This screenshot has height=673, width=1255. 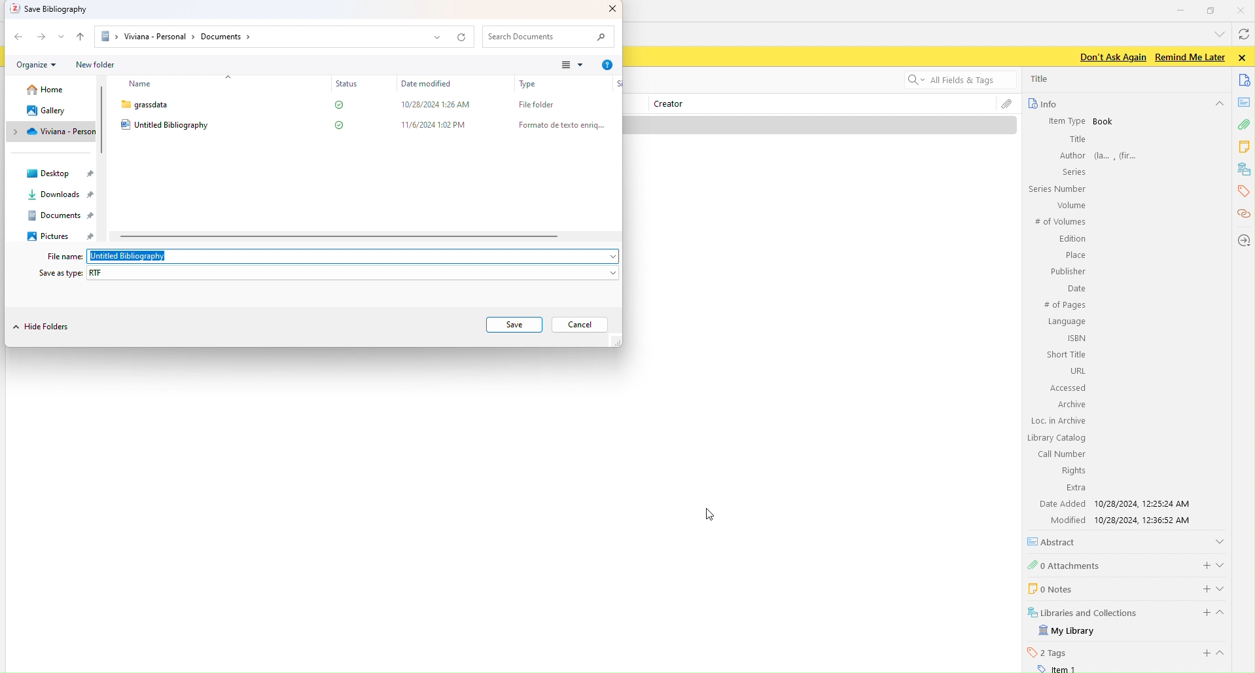 What do you see at coordinates (1077, 338) in the screenshot?
I see `ISBN` at bounding box center [1077, 338].